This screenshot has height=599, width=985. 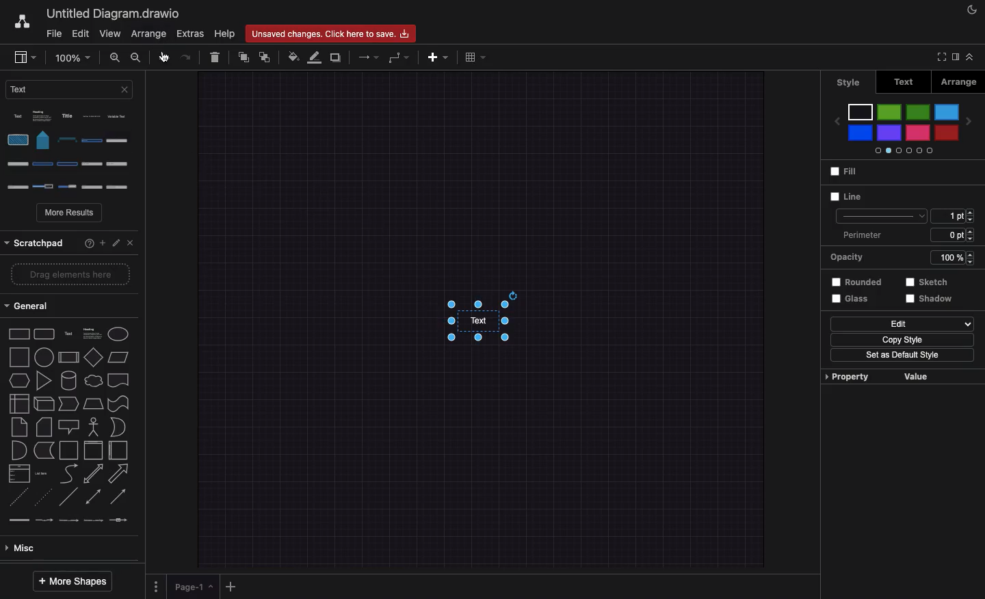 What do you see at coordinates (853, 281) in the screenshot?
I see `Rounded` at bounding box center [853, 281].